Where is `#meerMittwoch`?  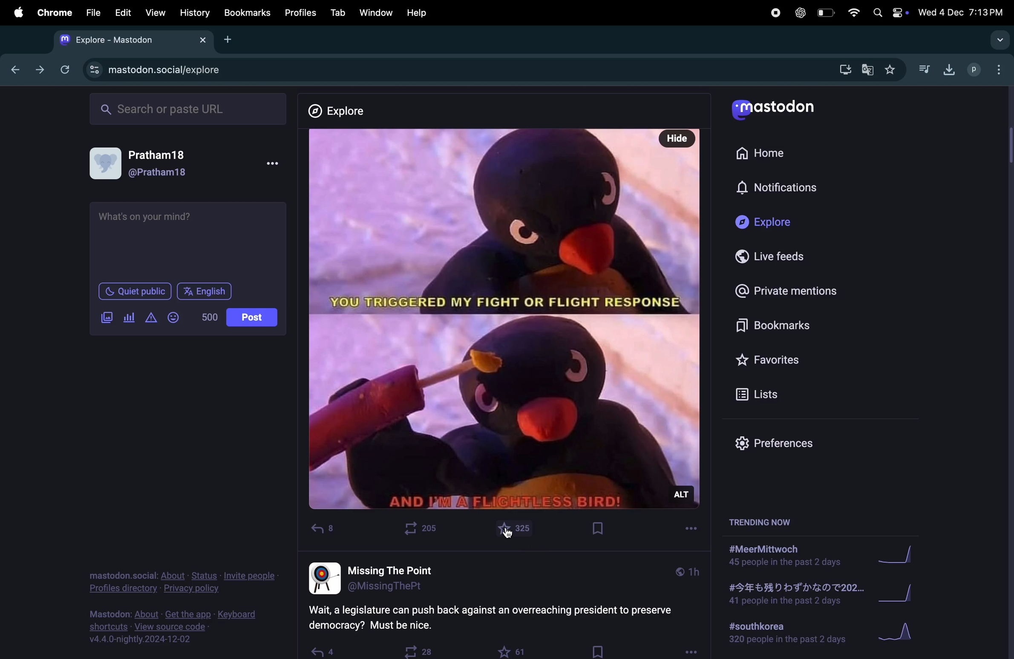 #meerMittwoch is located at coordinates (788, 556).